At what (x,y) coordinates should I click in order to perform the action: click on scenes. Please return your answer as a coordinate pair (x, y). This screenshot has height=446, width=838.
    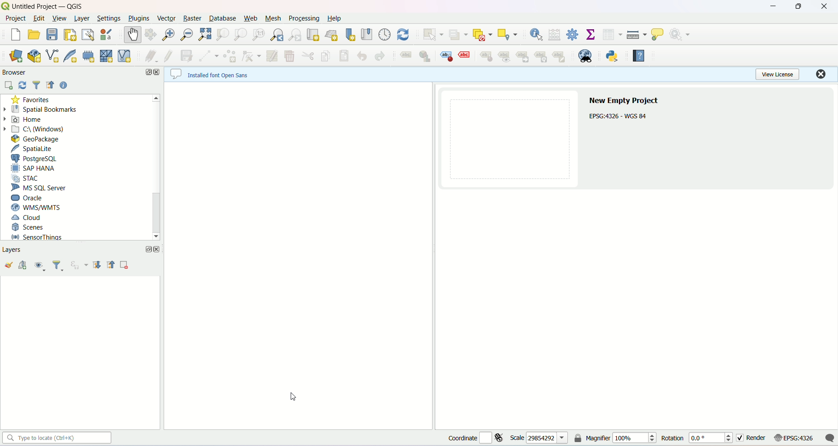
    Looking at the image, I should click on (30, 227).